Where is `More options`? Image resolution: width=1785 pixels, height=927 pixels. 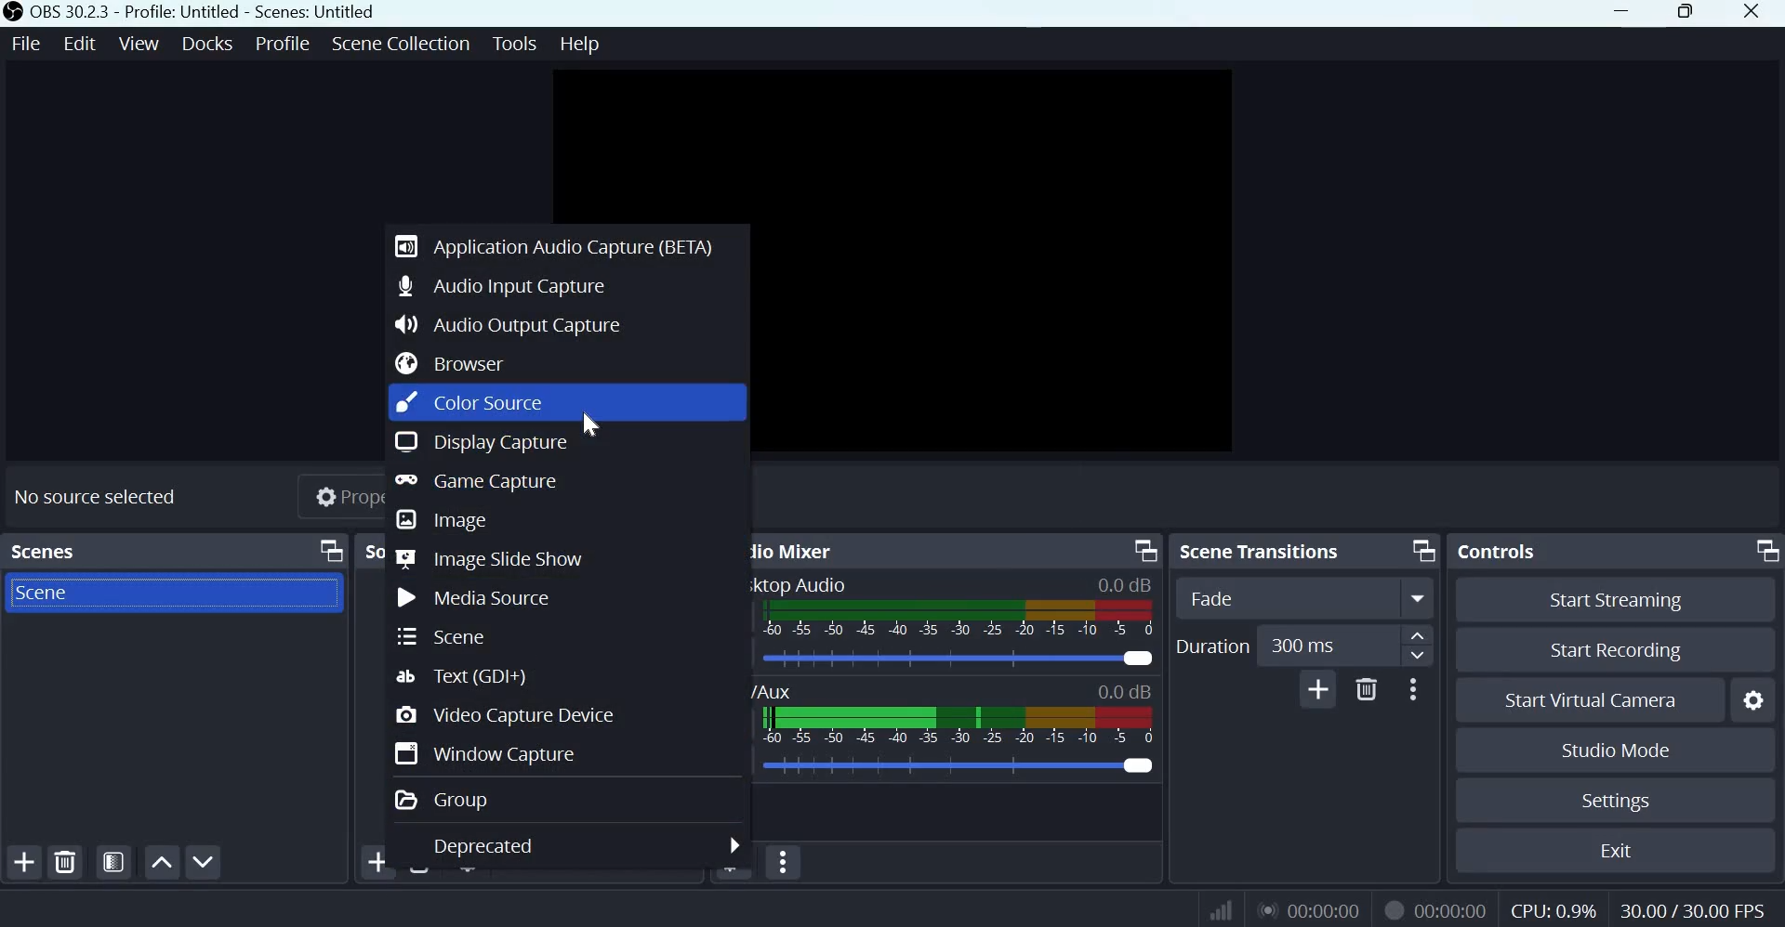 More options is located at coordinates (1413, 689).